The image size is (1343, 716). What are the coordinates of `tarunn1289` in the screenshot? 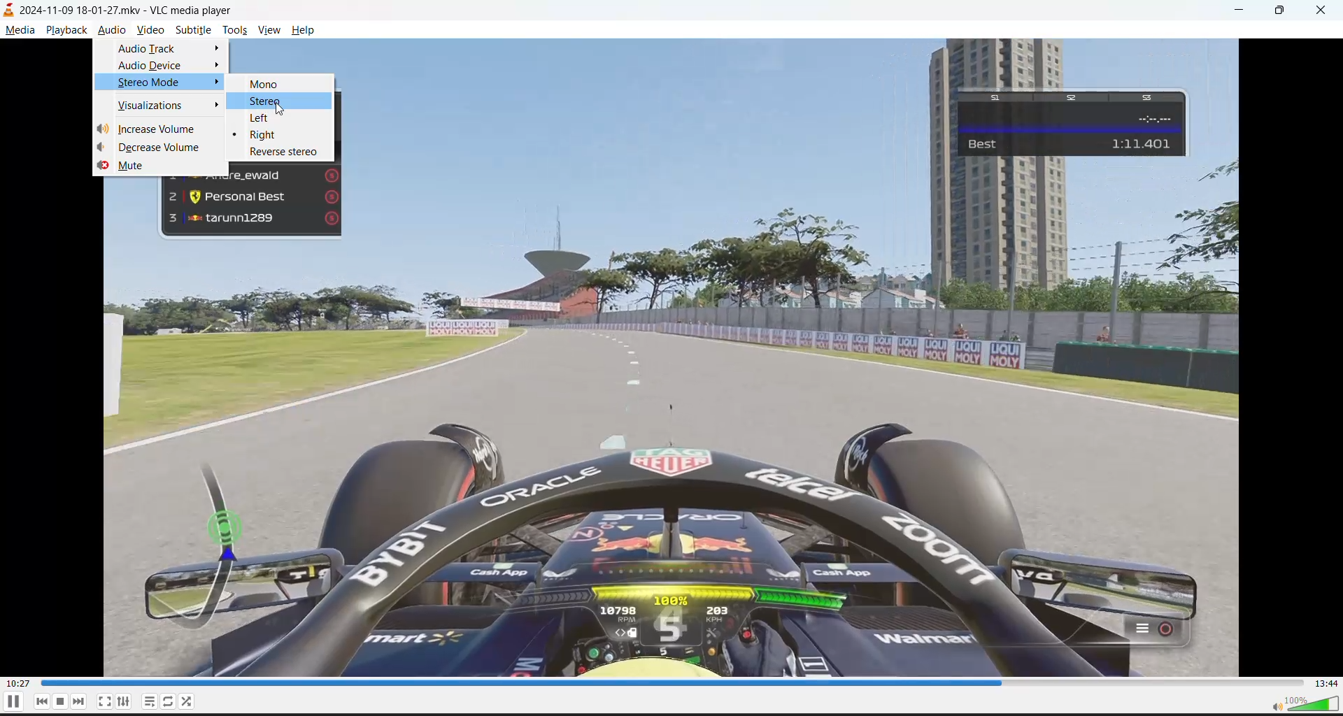 It's located at (251, 218).